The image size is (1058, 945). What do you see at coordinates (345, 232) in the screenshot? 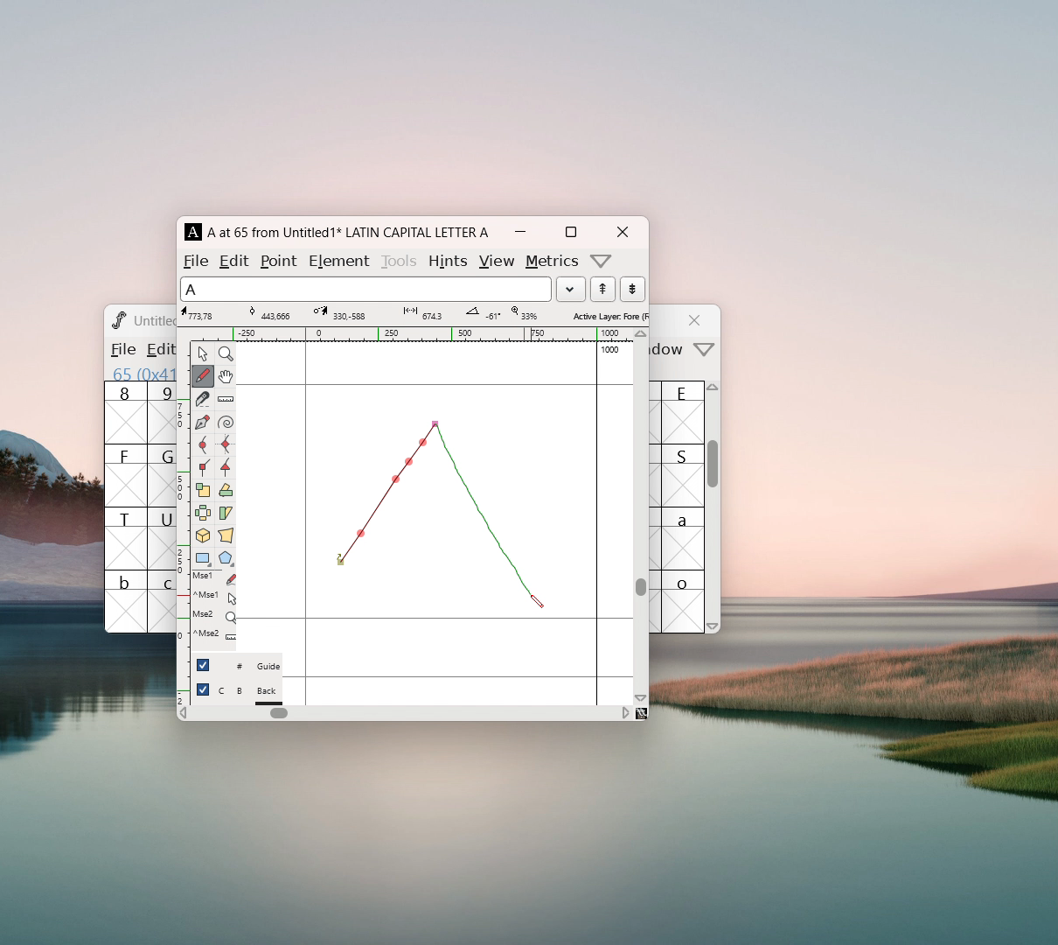
I see `A at 65 from Untitled1 LATIN CAPITAL LETTER A` at bounding box center [345, 232].